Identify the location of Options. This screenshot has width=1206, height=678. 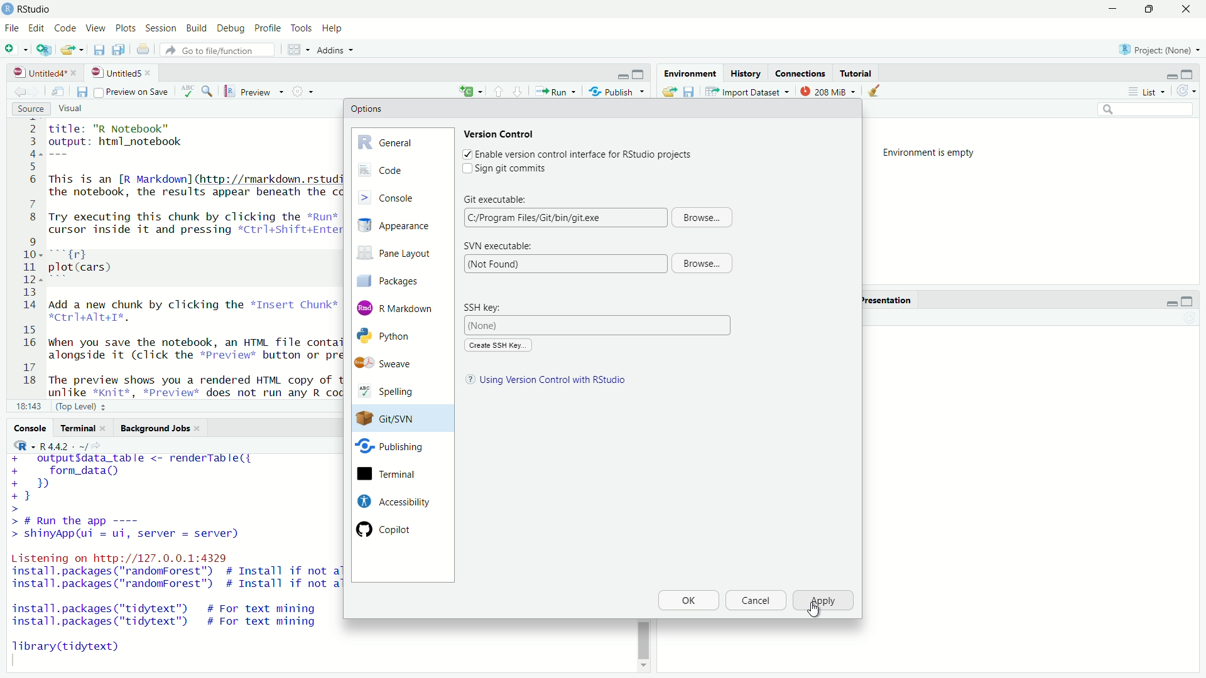
(367, 109).